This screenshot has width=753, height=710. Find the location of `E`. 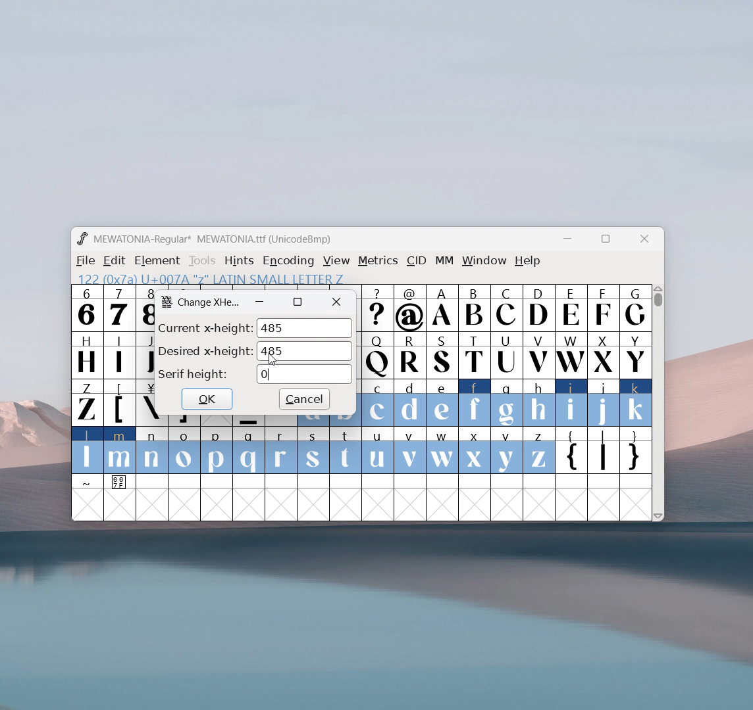

E is located at coordinates (571, 308).